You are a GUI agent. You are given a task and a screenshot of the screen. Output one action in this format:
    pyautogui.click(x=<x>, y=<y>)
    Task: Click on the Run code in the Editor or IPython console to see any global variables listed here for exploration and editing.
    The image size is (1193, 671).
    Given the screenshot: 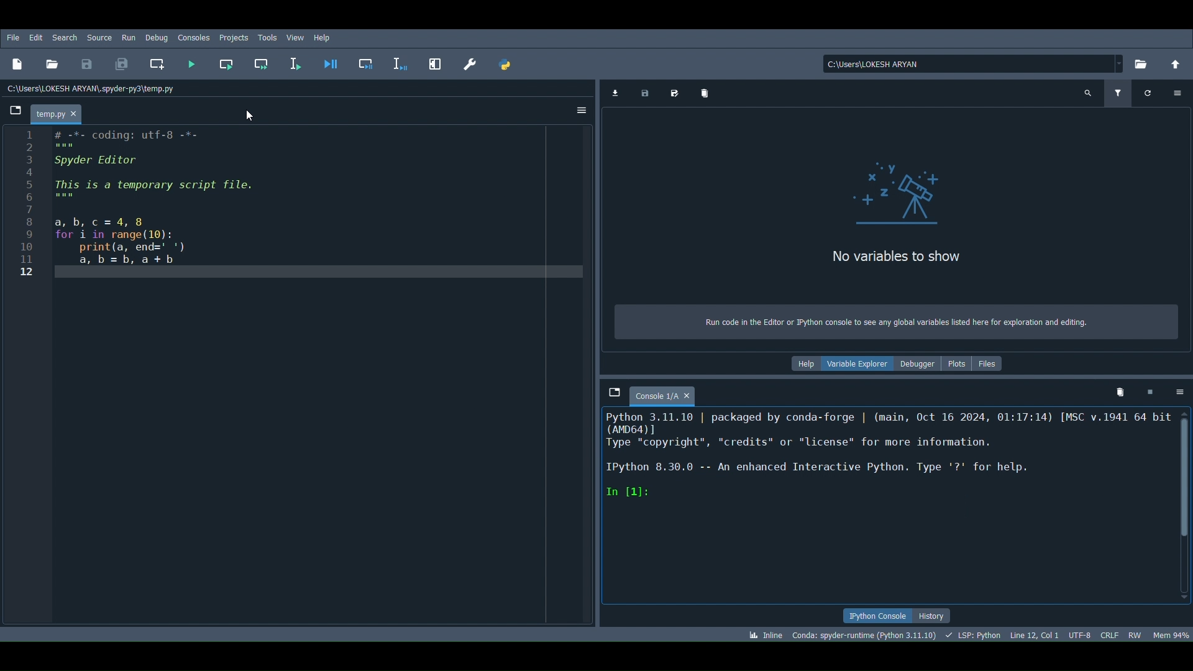 What is the action you would take?
    pyautogui.click(x=897, y=322)
    